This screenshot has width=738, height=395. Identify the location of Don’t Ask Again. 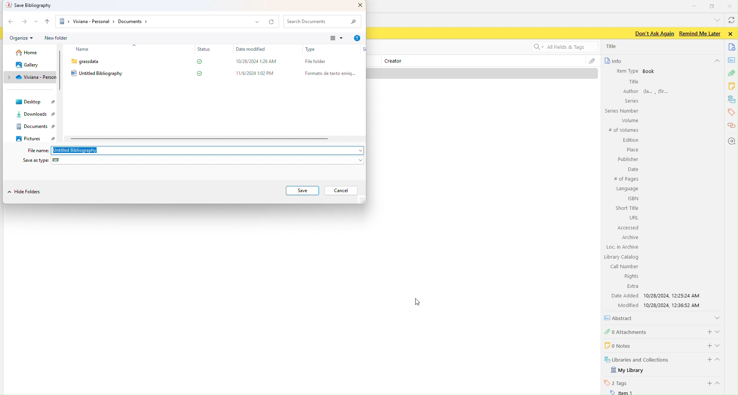
(652, 34).